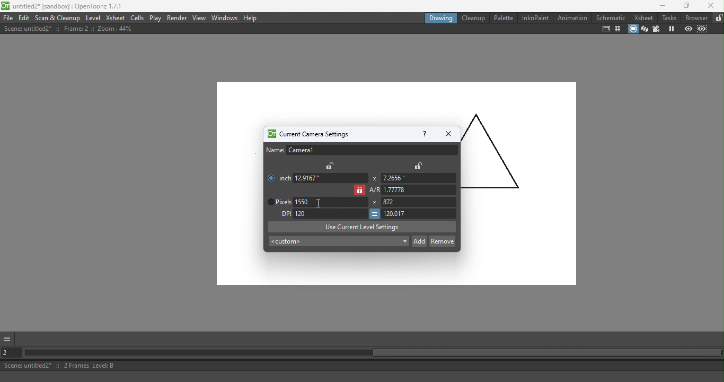 Image resolution: width=724 pixels, height=382 pixels. Describe the element at coordinates (711, 6) in the screenshot. I see `Close` at that location.